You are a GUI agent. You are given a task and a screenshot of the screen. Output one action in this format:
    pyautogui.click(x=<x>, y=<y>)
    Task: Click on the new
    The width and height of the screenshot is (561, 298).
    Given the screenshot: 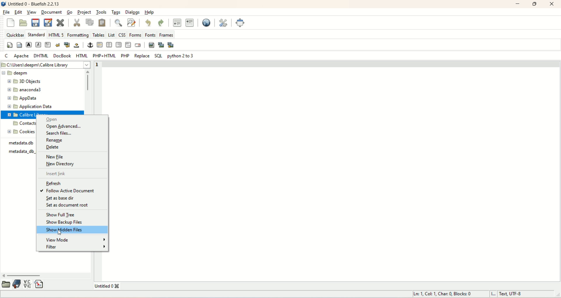 What is the action you would take?
    pyautogui.click(x=11, y=23)
    